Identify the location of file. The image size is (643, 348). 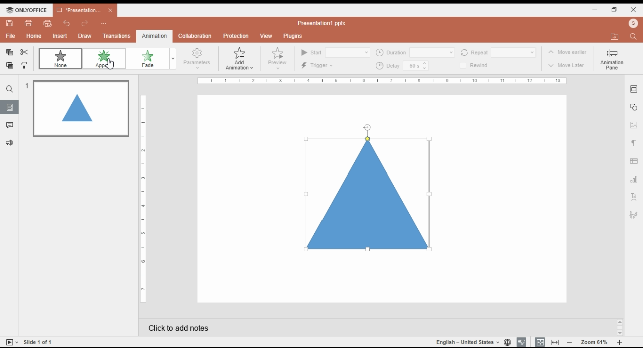
(11, 36).